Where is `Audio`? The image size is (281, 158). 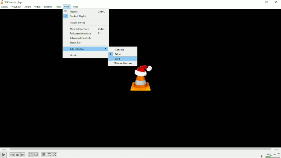
Audio is located at coordinates (27, 7).